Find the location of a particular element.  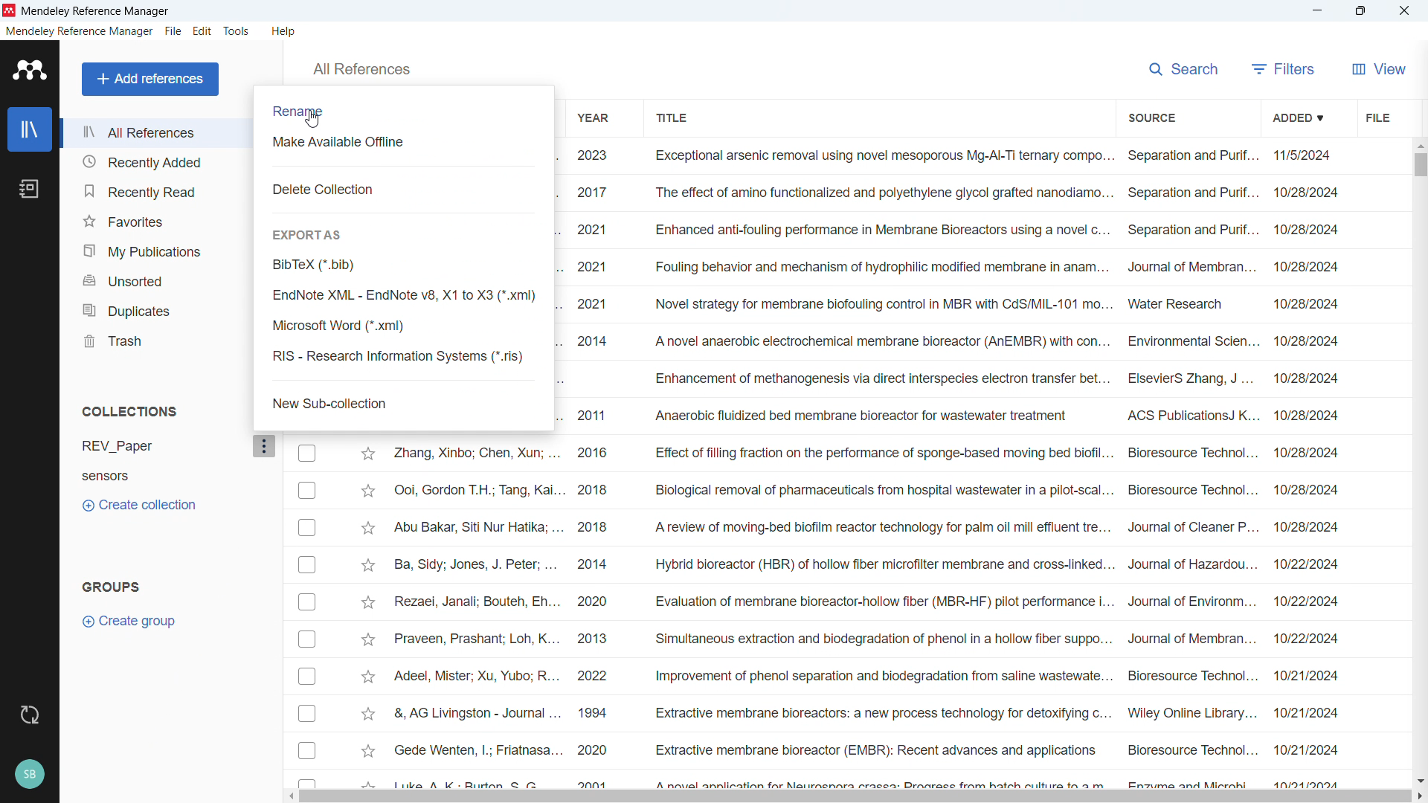

Star mark respective publication is located at coordinates (367, 491).